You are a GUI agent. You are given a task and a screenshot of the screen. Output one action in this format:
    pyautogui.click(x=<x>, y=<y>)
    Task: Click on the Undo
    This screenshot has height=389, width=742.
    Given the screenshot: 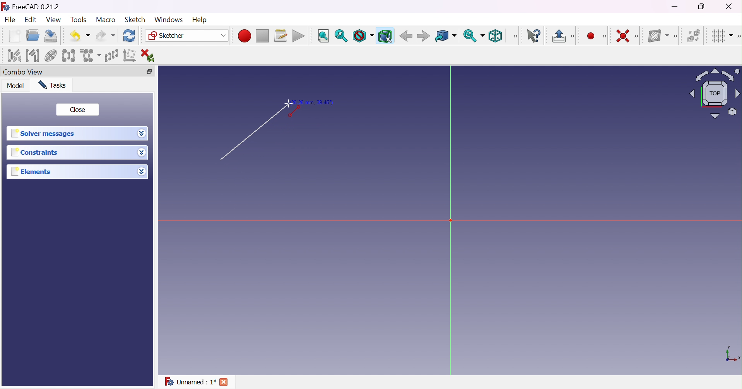 What is the action you would take?
    pyautogui.click(x=80, y=35)
    